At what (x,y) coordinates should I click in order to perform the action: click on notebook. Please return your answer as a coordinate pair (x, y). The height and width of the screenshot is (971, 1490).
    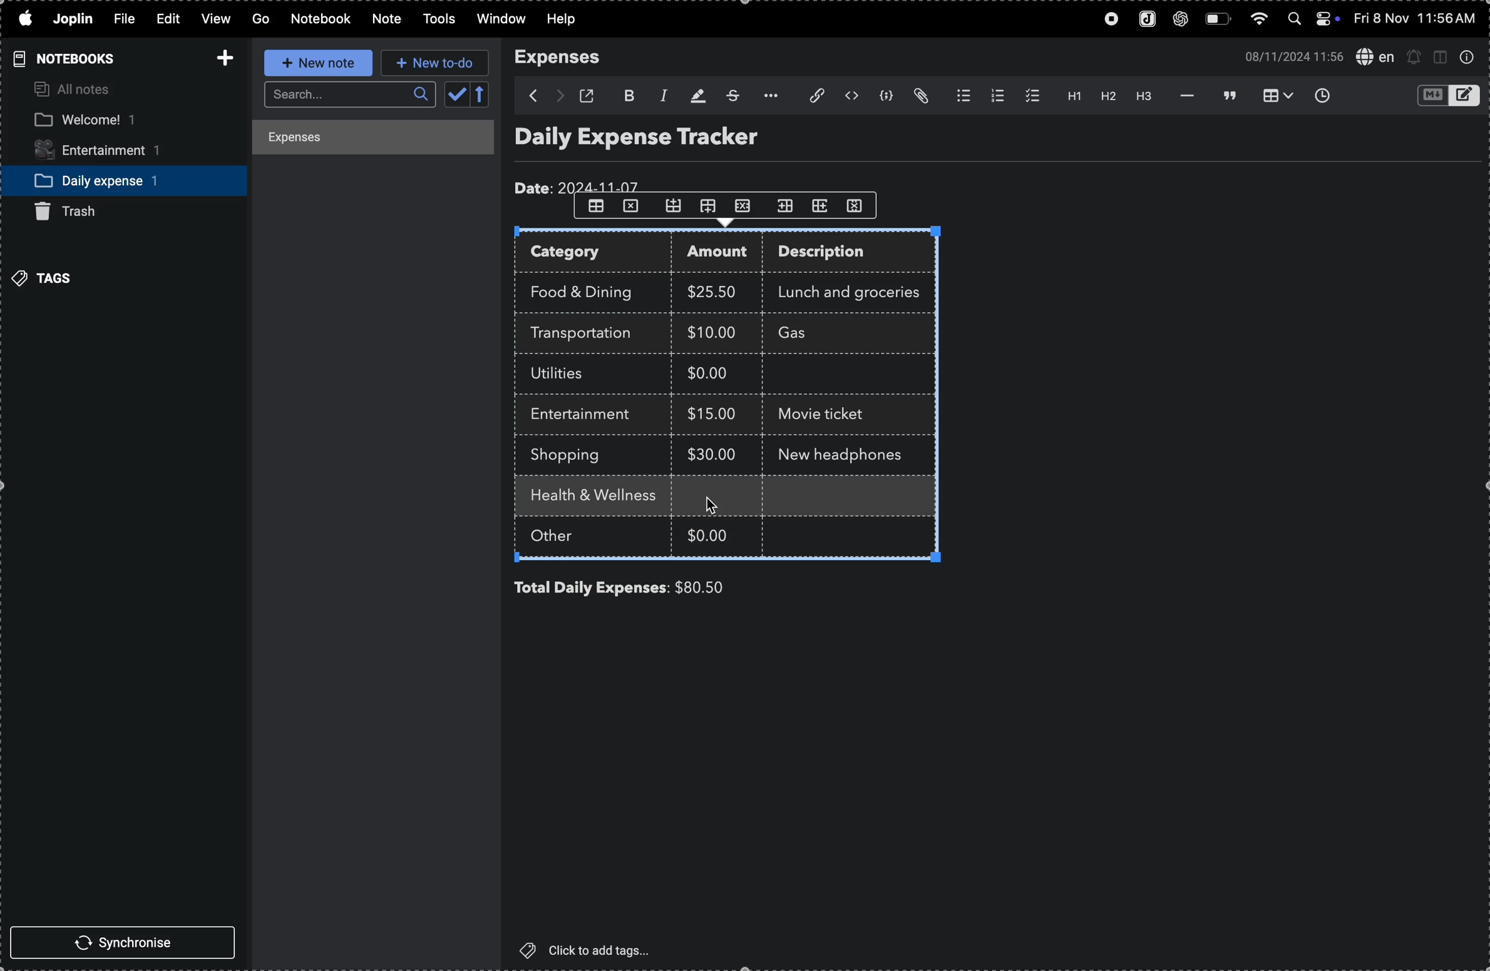
    Looking at the image, I should click on (322, 19).